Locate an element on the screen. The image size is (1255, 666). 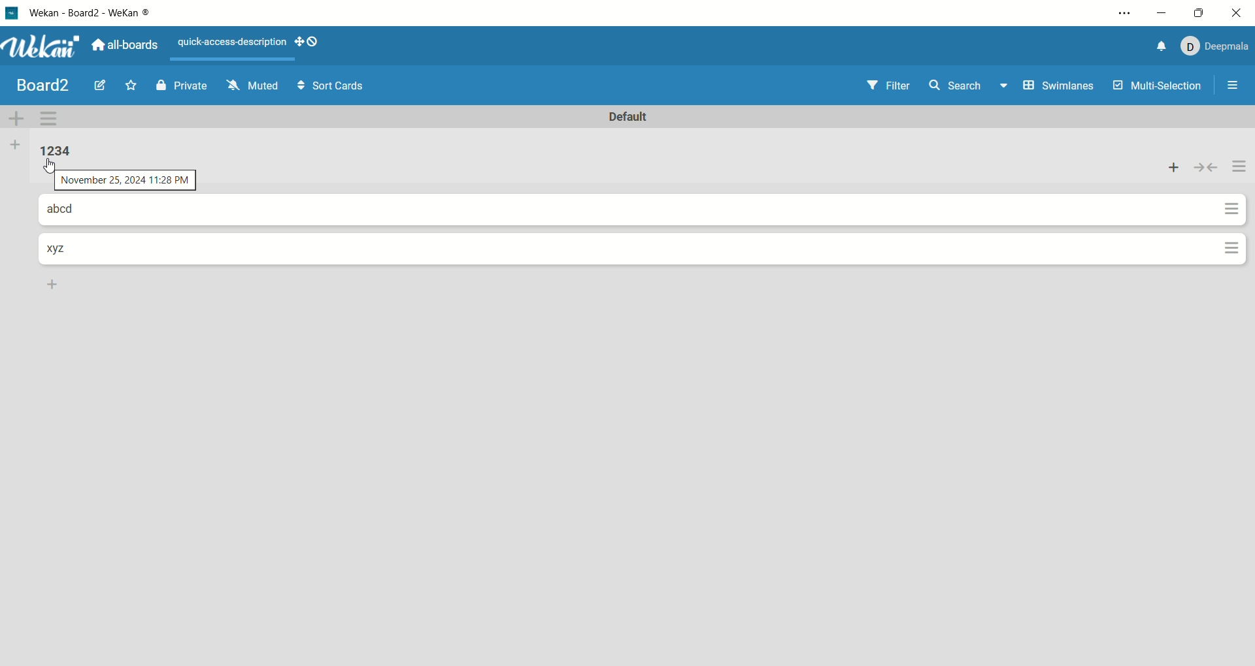
date and time of creation is located at coordinates (125, 182).